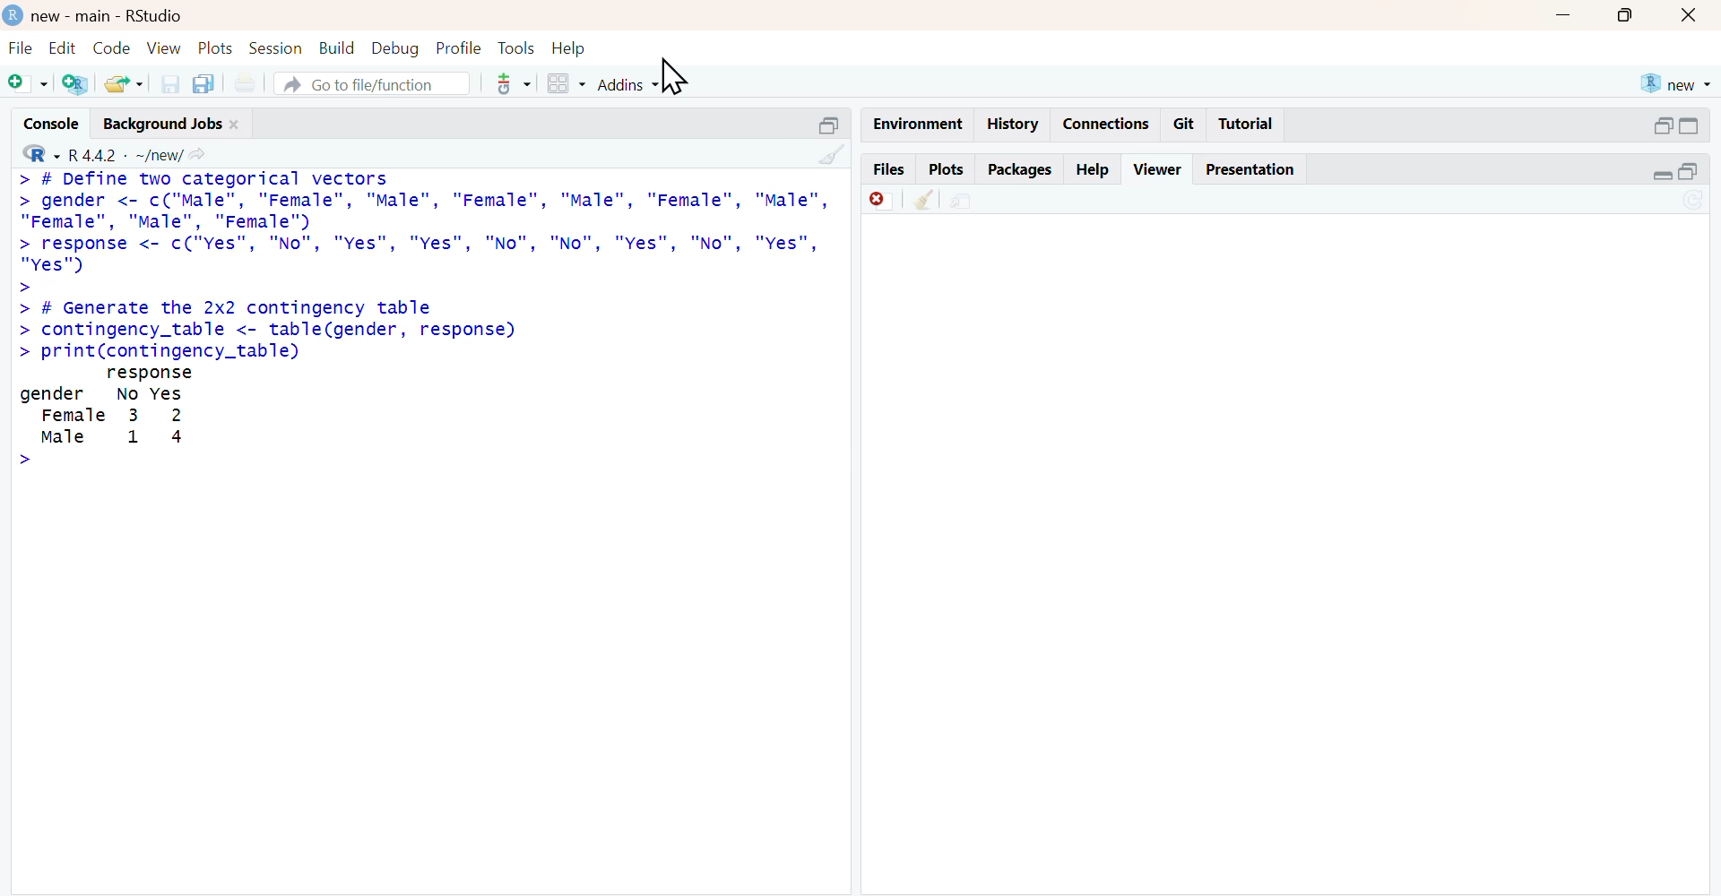 The height and width of the screenshot is (896, 1721). What do you see at coordinates (277, 48) in the screenshot?
I see `session` at bounding box center [277, 48].